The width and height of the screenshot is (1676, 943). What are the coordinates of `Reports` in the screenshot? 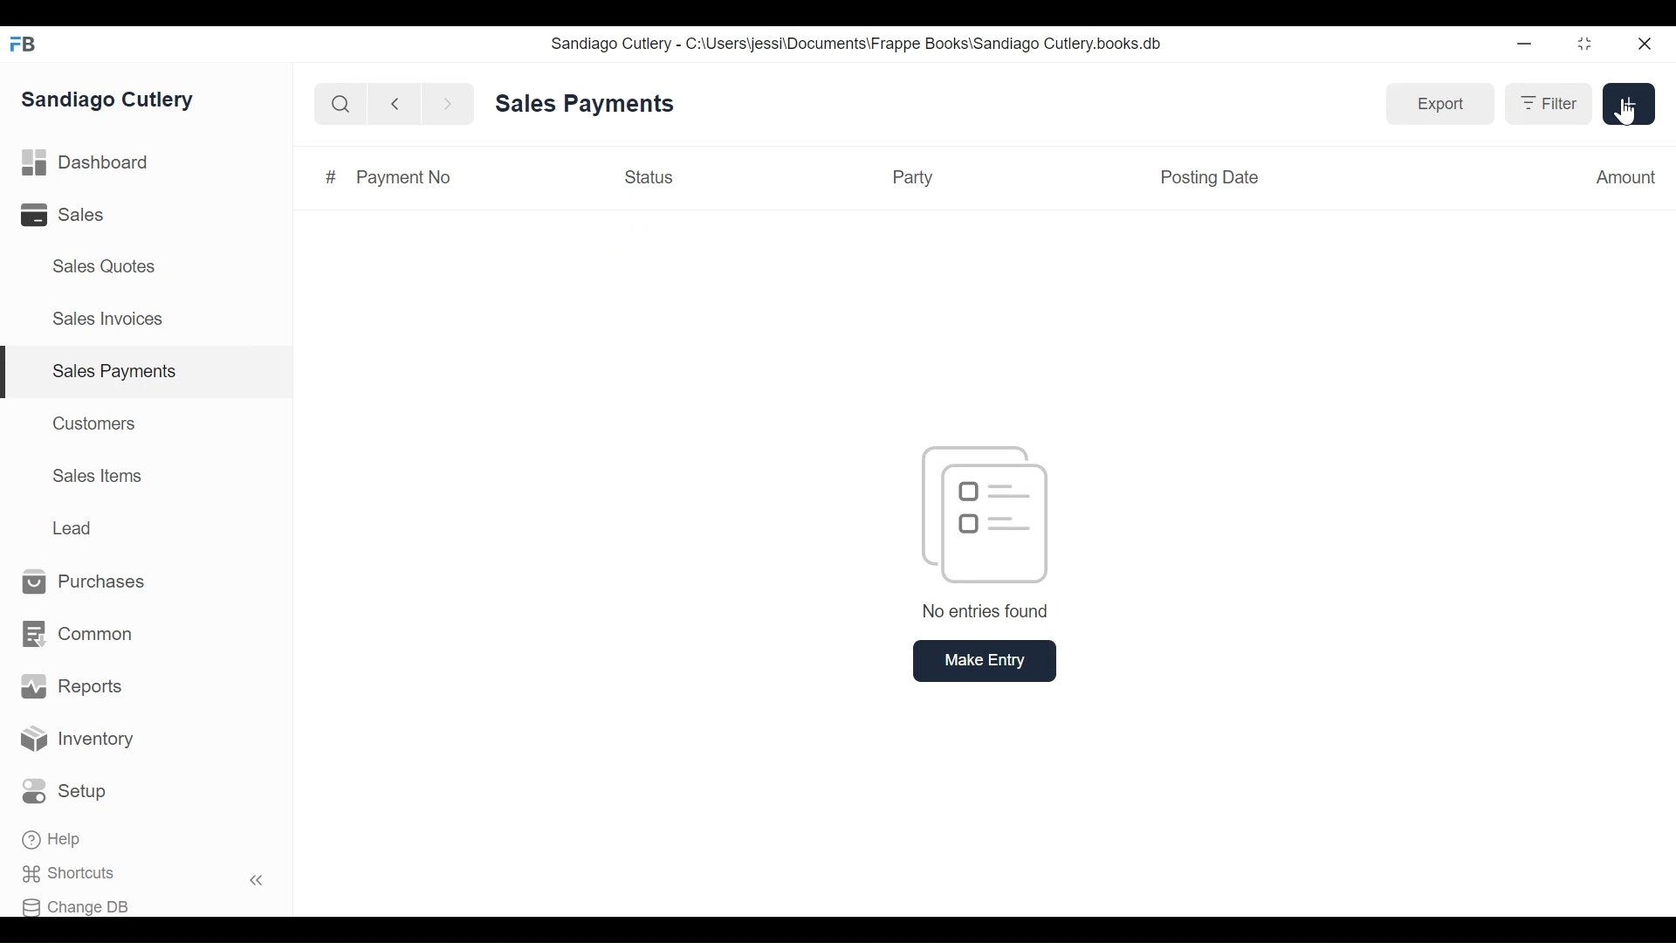 It's located at (72, 686).